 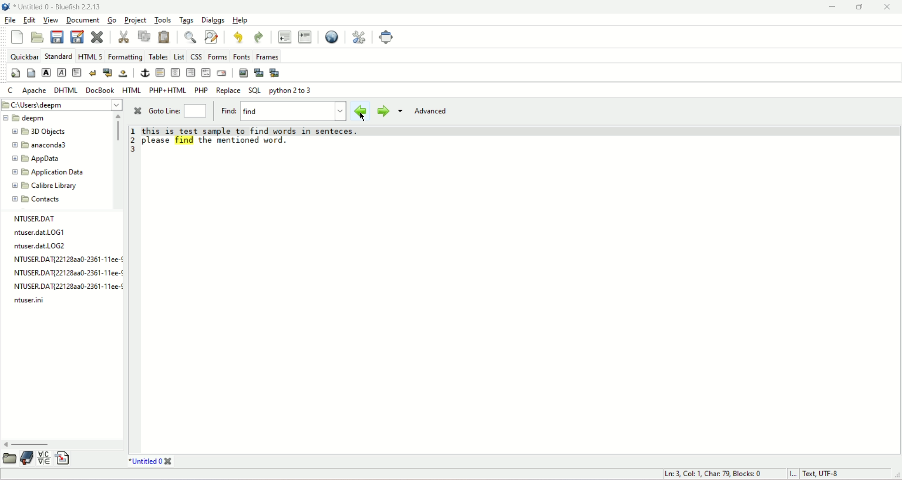 What do you see at coordinates (62, 460) in the screenshot?
I see `insert file` at bounding box center [62, 460].